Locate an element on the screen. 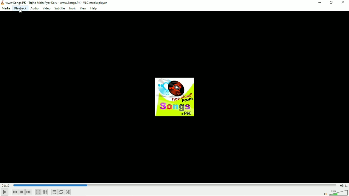 The image size is (349, 196). Previous is located at coordinates (15, 192).